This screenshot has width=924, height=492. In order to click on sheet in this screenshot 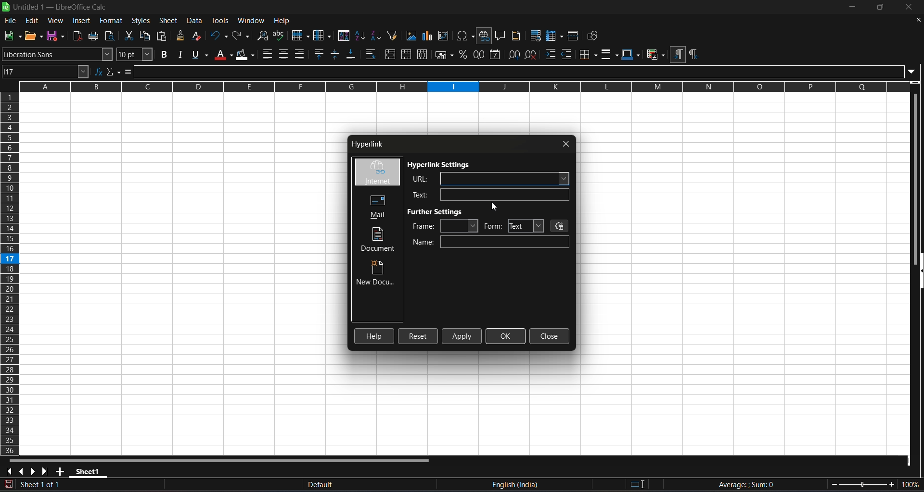, I will do `click(168, 21)`.